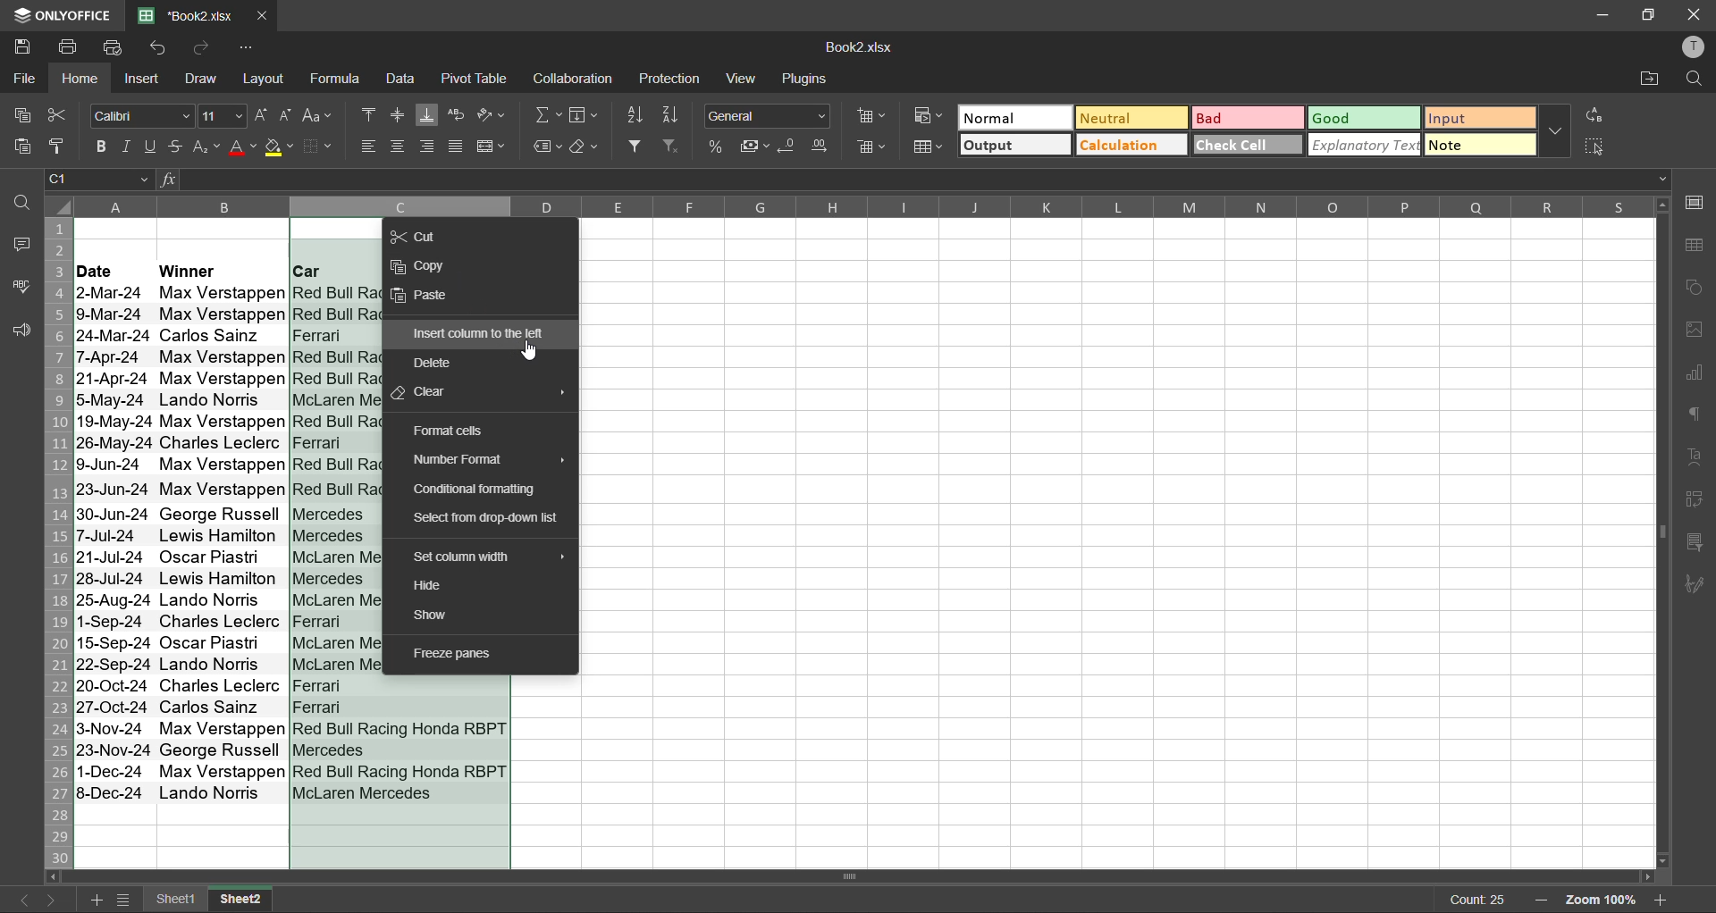 The image size is (1716, 913). Describe the element at coordinates (127, 147) in the screenshot. I see `italic` at that location.